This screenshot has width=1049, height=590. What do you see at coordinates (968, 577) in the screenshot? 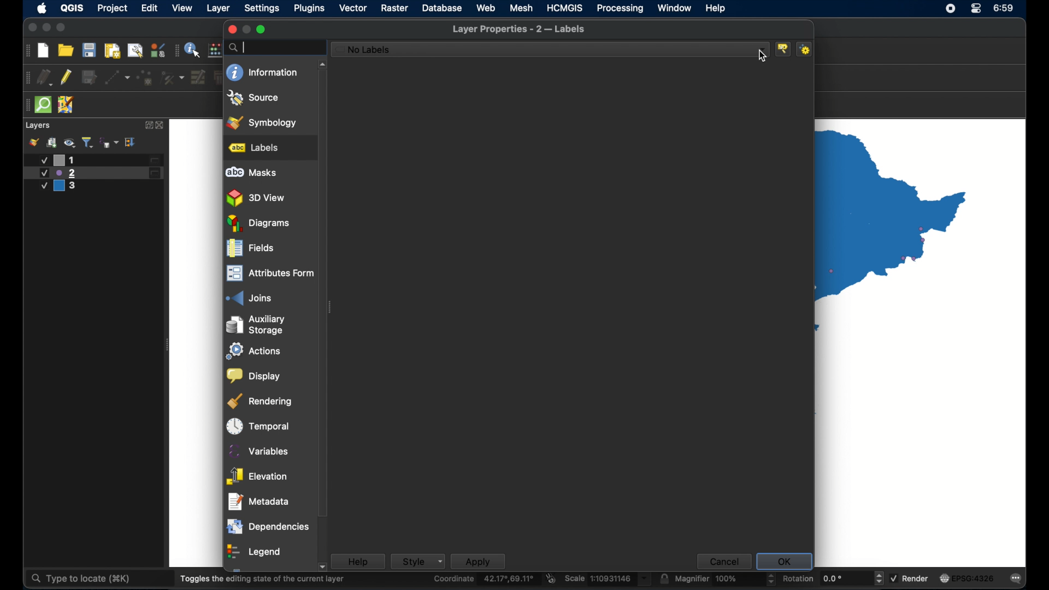
I see `current crs` at bounding box center [968, 577].